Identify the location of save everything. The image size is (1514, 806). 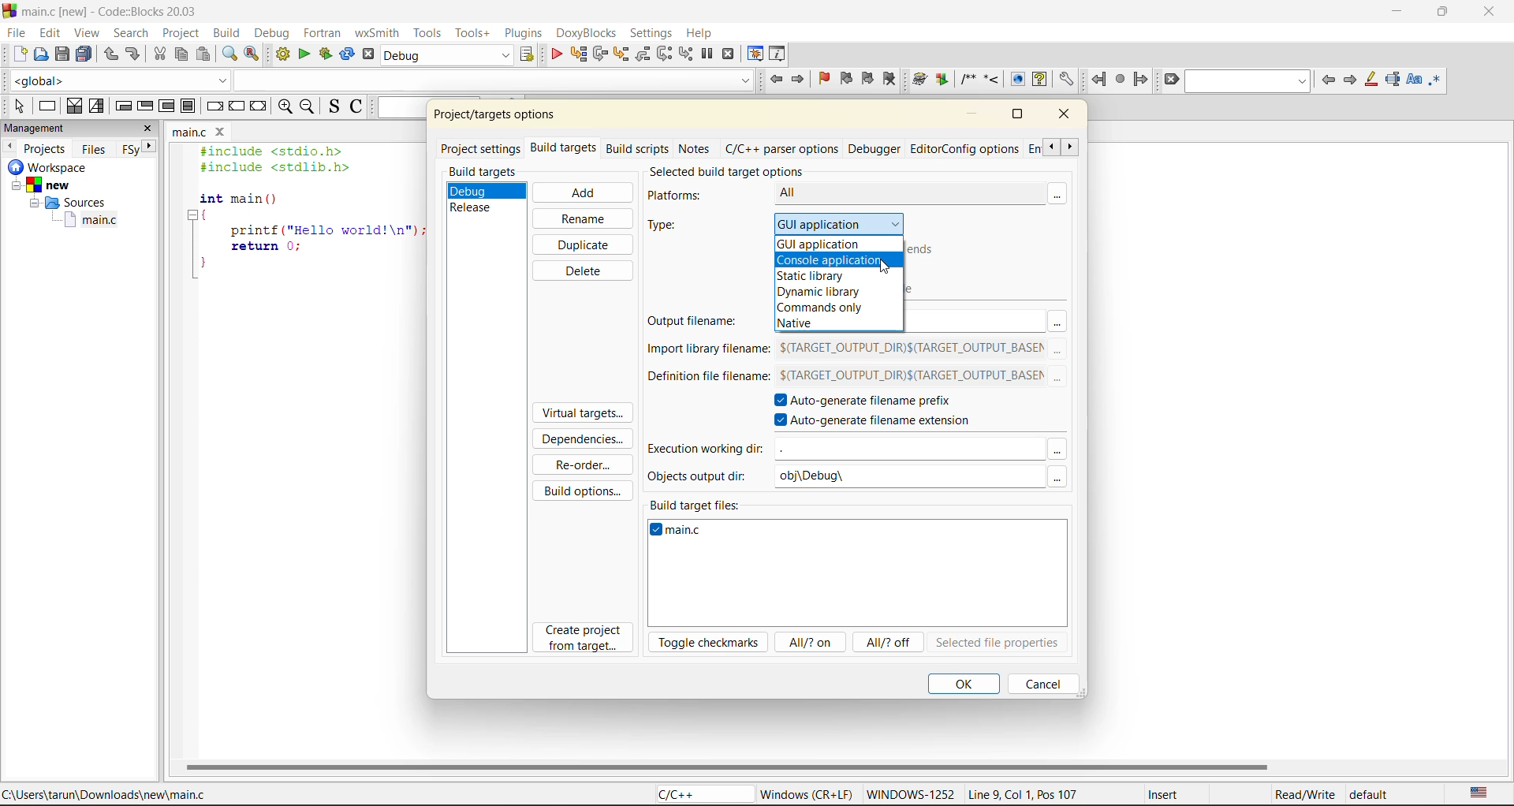
(85, 54).